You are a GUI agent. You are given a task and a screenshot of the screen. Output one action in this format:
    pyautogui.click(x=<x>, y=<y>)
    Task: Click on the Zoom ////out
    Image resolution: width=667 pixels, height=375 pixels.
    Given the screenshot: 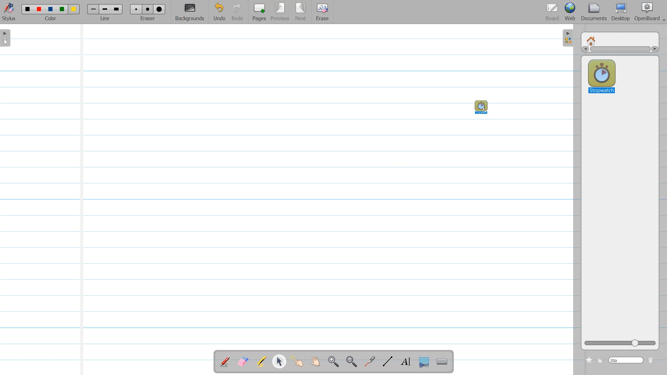 What is the action you would take?
    pyautogui.click(x=353, y=361)
    